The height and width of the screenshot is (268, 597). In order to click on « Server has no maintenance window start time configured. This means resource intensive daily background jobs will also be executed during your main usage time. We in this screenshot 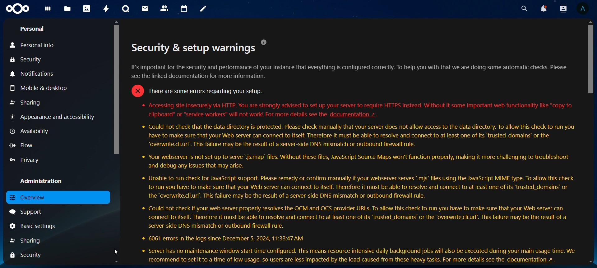, I will do `click(362, 250)`.